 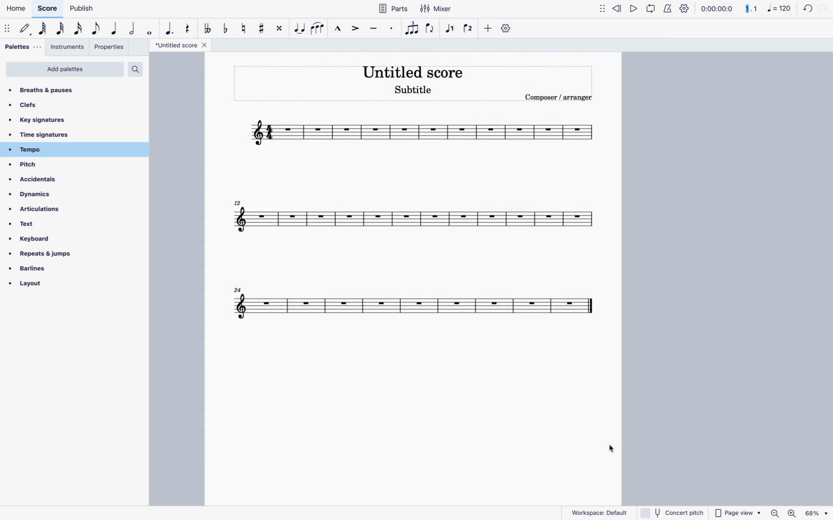 I want to click on Untitled score, so click(x=416, y=70).